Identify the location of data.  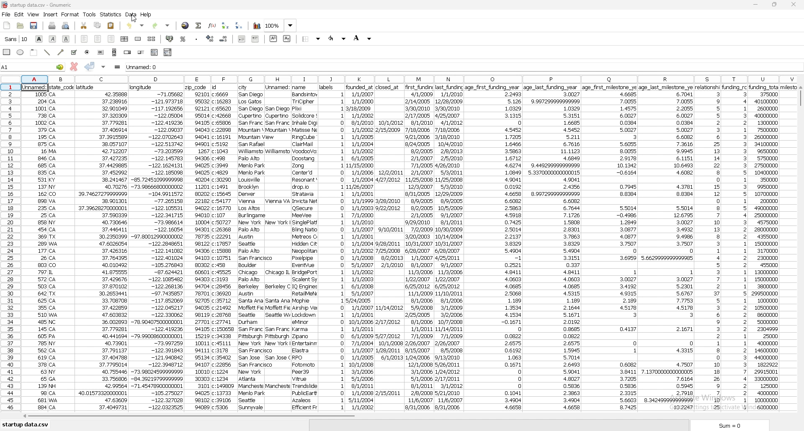
(198, 248).